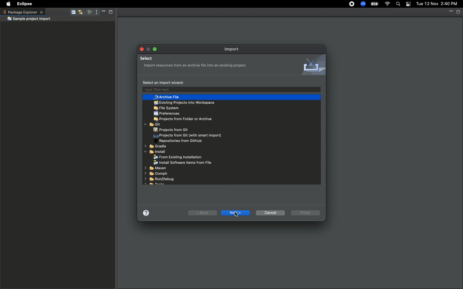 The width and height of the screenshot is (463, 289). What do you see at coordinates (23, 12) in the screenshot?
I see `Package explorer` at bounding box center [23, 12].